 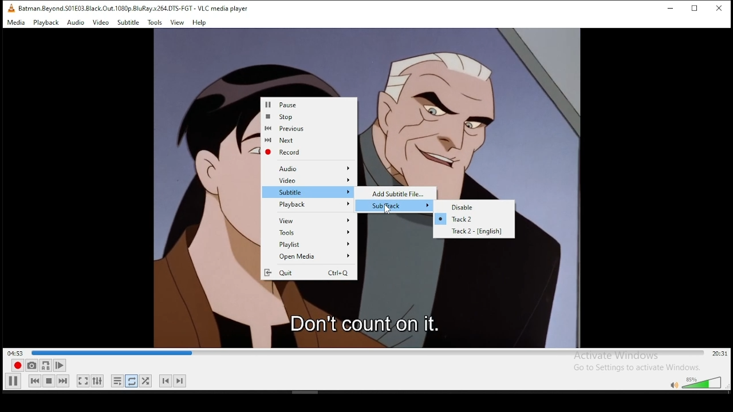 What do you see at coordinates (719, 354) in the screenshot?
I see `20:31` at bounding box center [719, 354].